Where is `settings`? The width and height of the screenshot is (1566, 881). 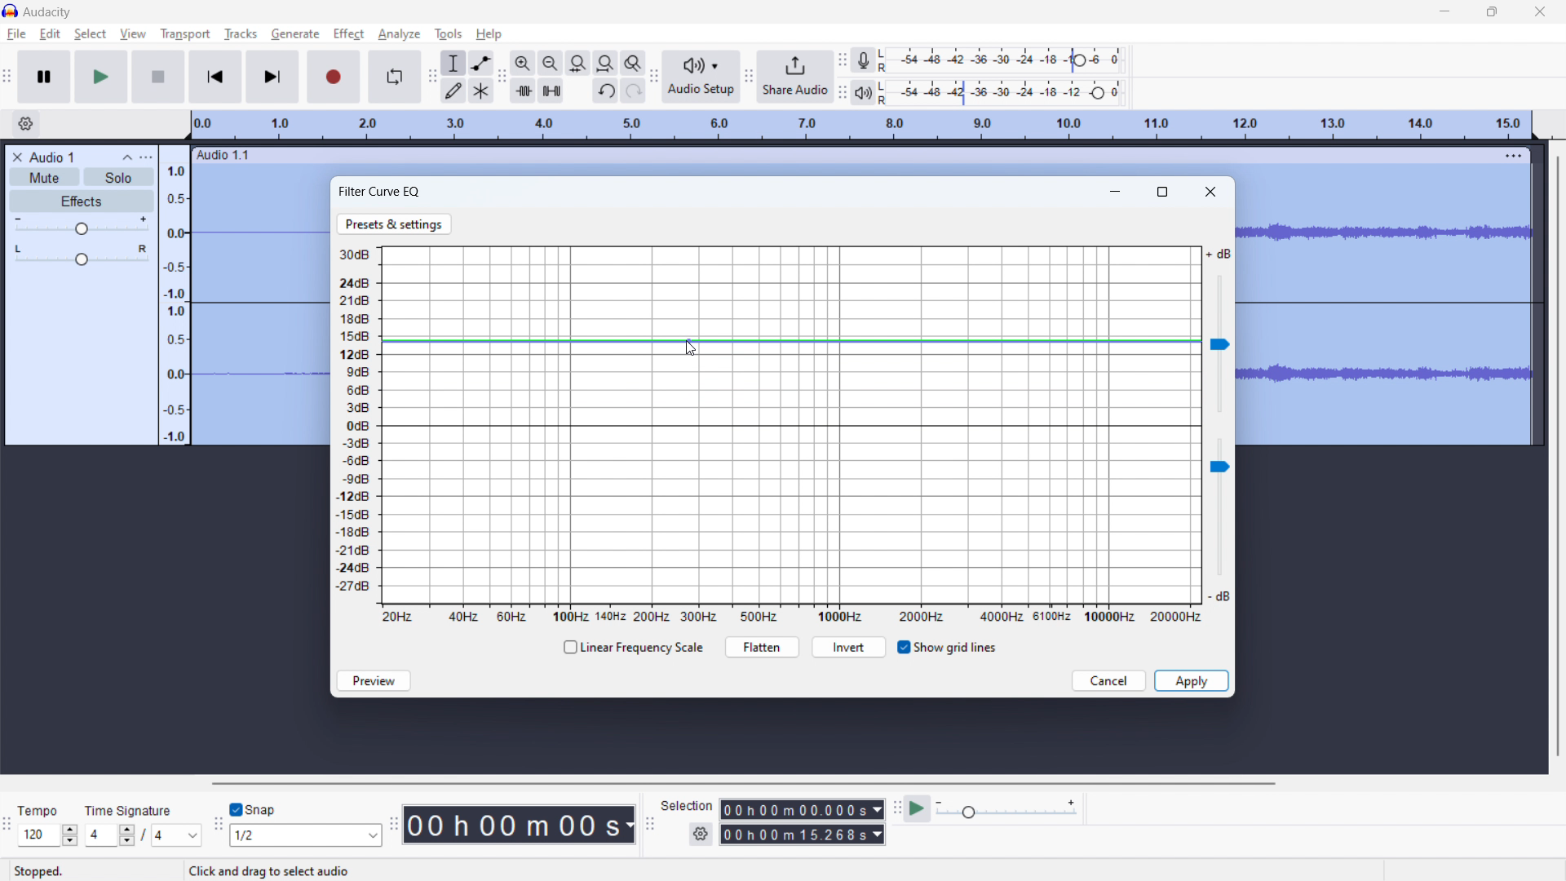
settings is located at coordinates (700, 835).